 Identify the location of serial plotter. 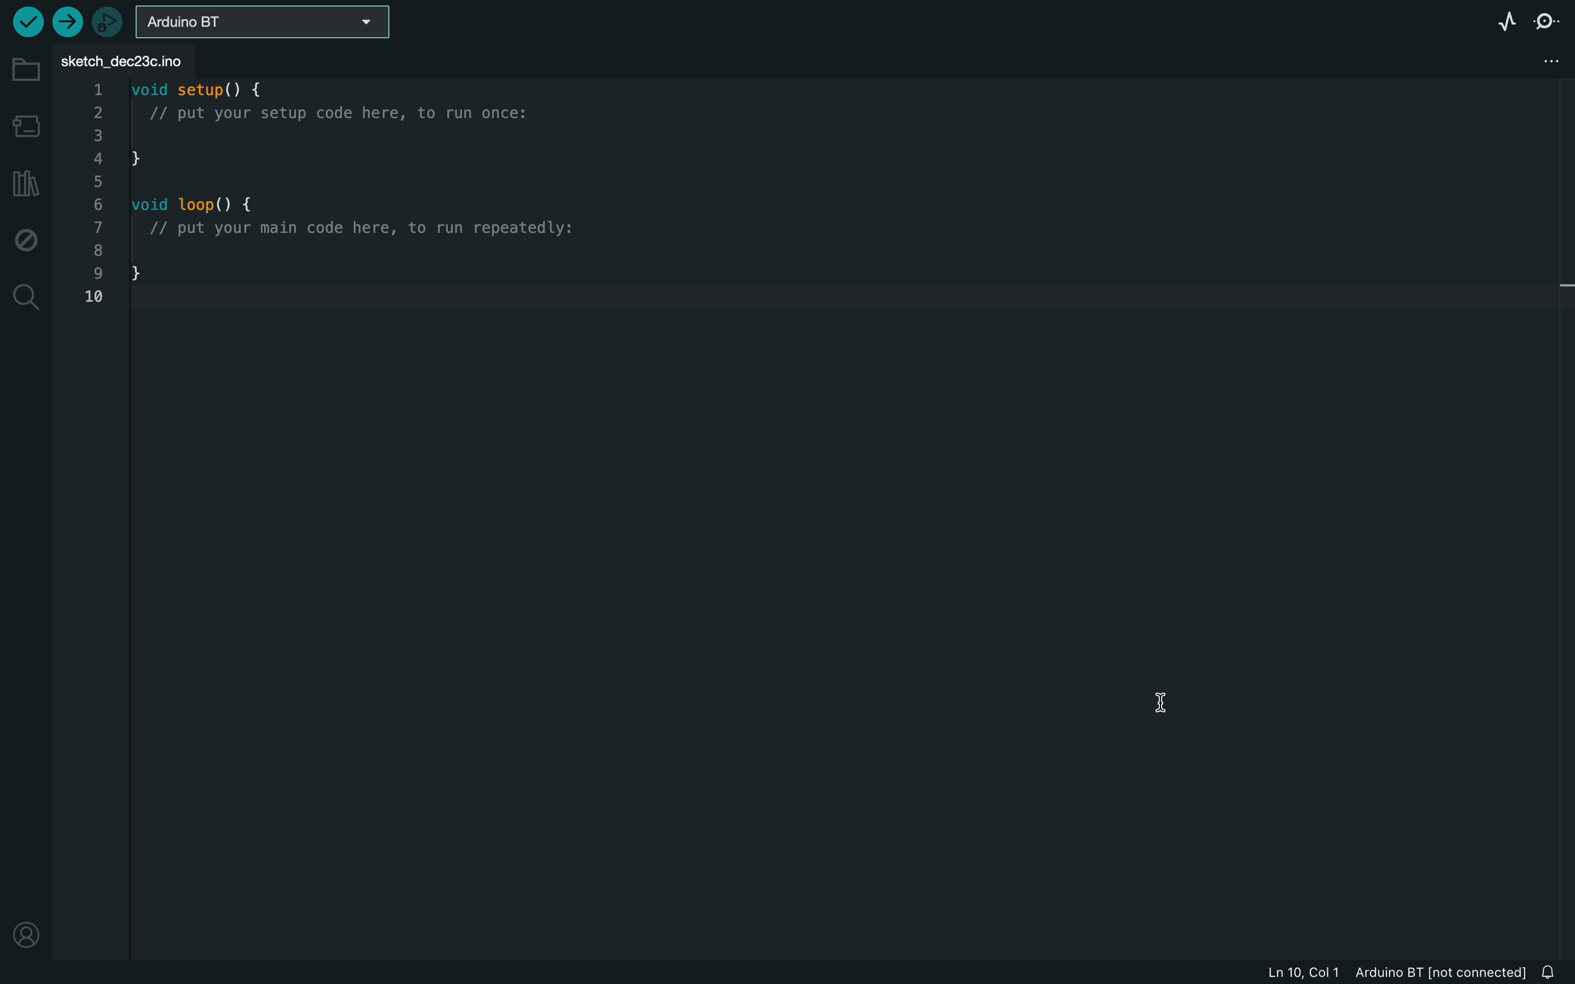
(1503, 20).